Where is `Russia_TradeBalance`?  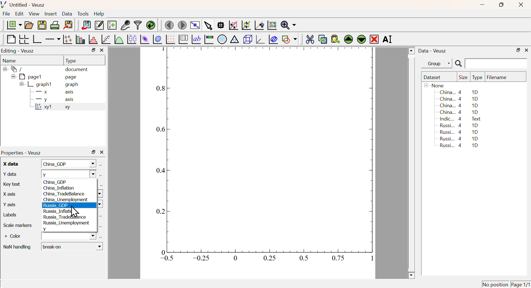
Russia_TradeBalance is located at coordinates (65, 217).